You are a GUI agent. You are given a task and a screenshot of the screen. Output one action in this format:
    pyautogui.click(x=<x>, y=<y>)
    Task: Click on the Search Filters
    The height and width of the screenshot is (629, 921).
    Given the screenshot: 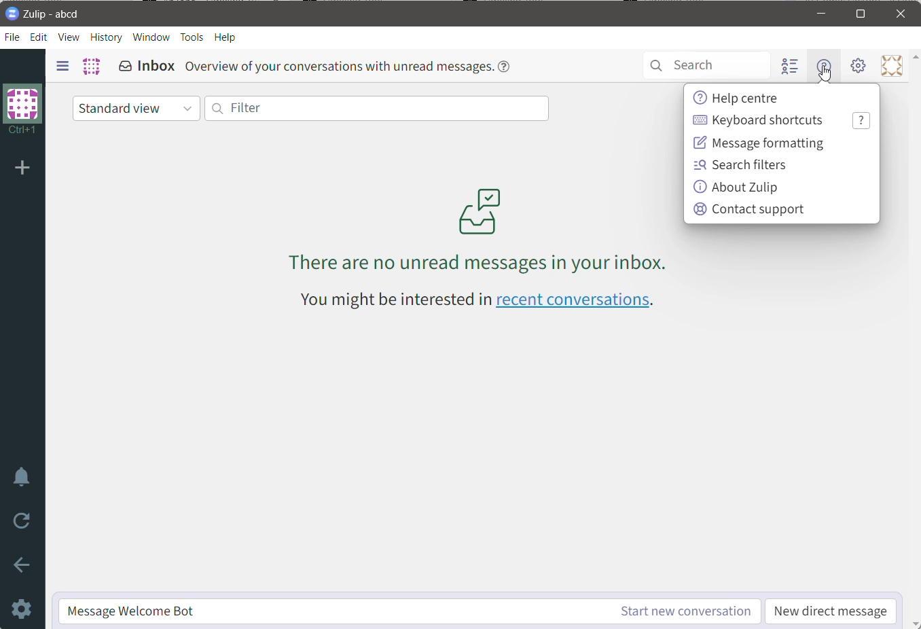 What is the action you would take?
    pyautogui.click(x=741, y=164)
    